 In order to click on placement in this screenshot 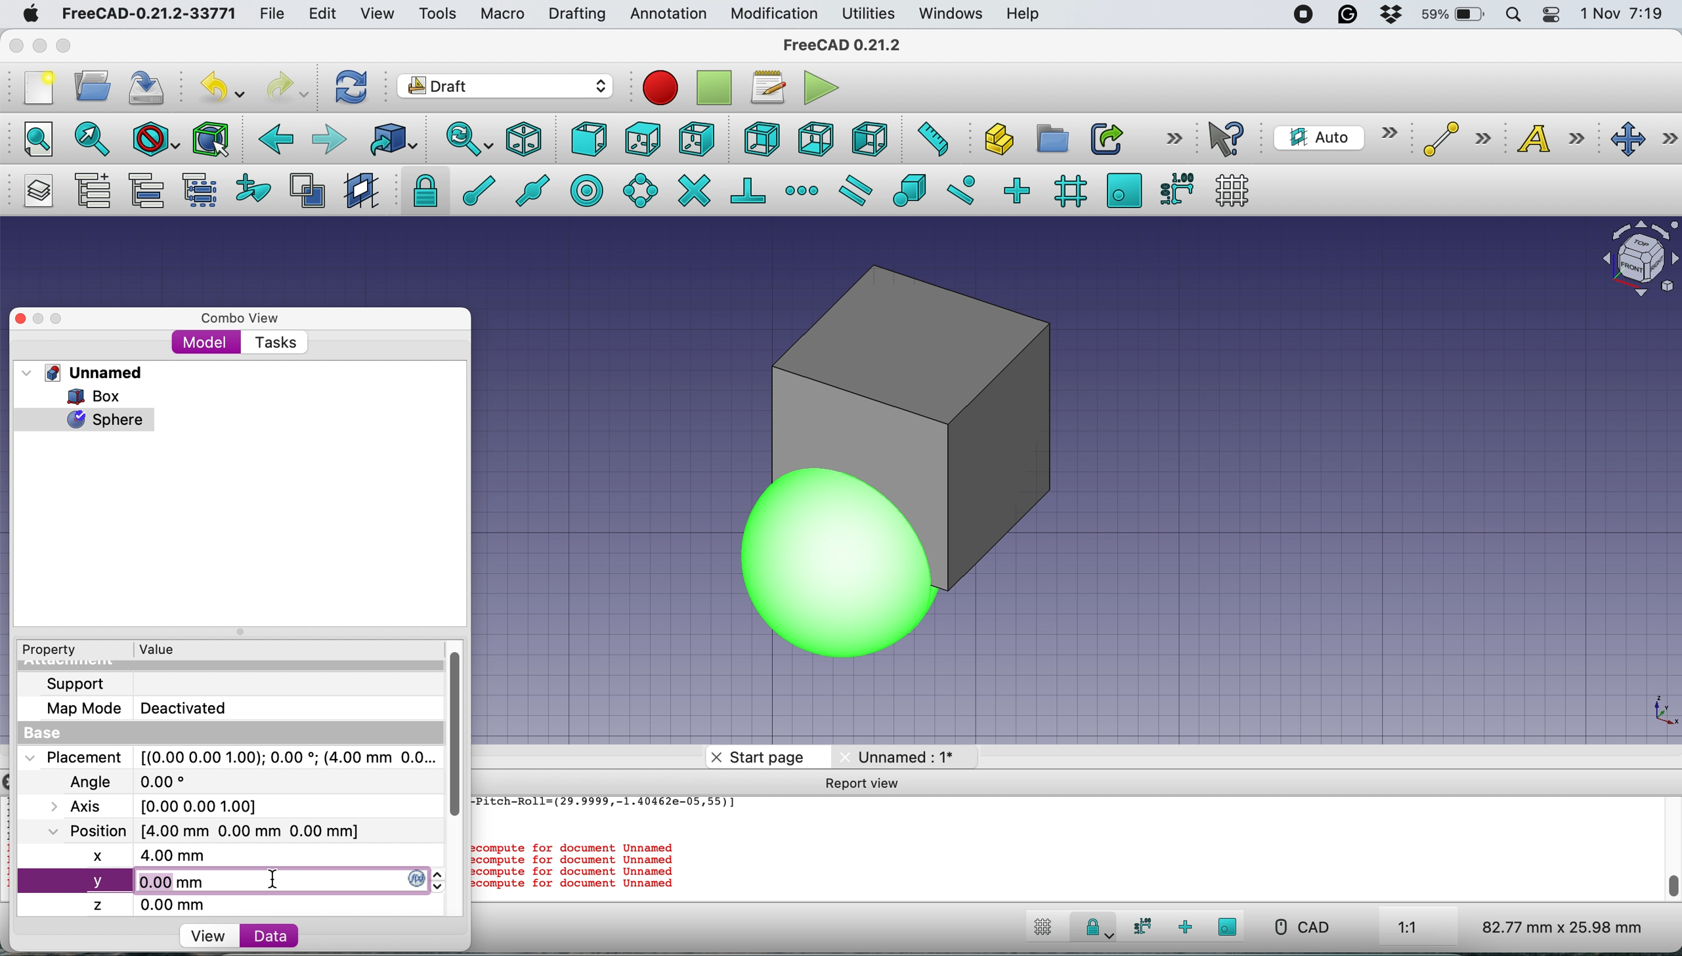, I will do `click(228, 756)`.